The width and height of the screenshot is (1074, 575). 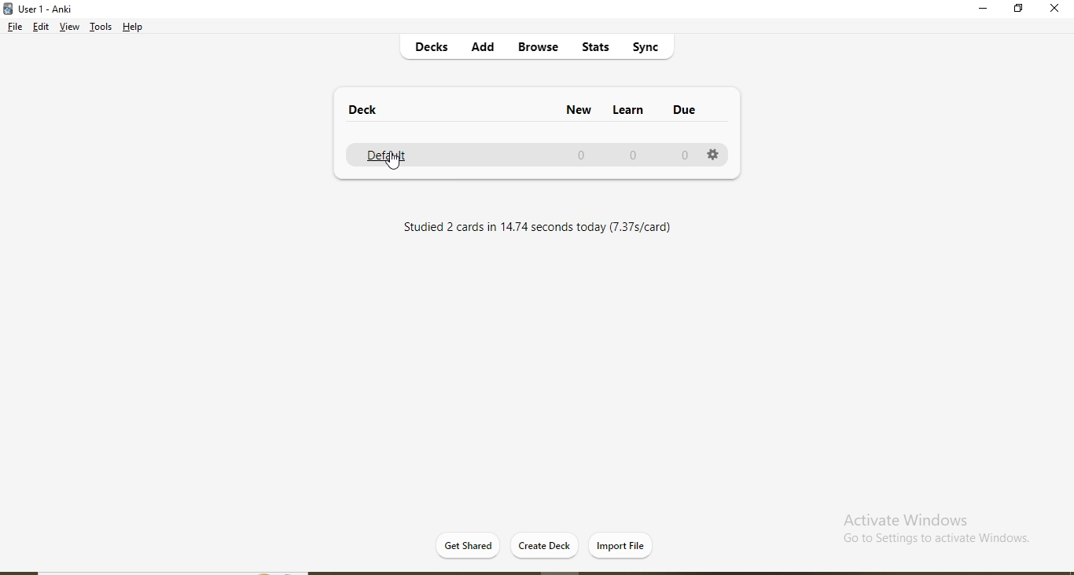 What do you see at coordinates (633, 155) in the screenshot?
I see `0` at bounding box center [633, 155].